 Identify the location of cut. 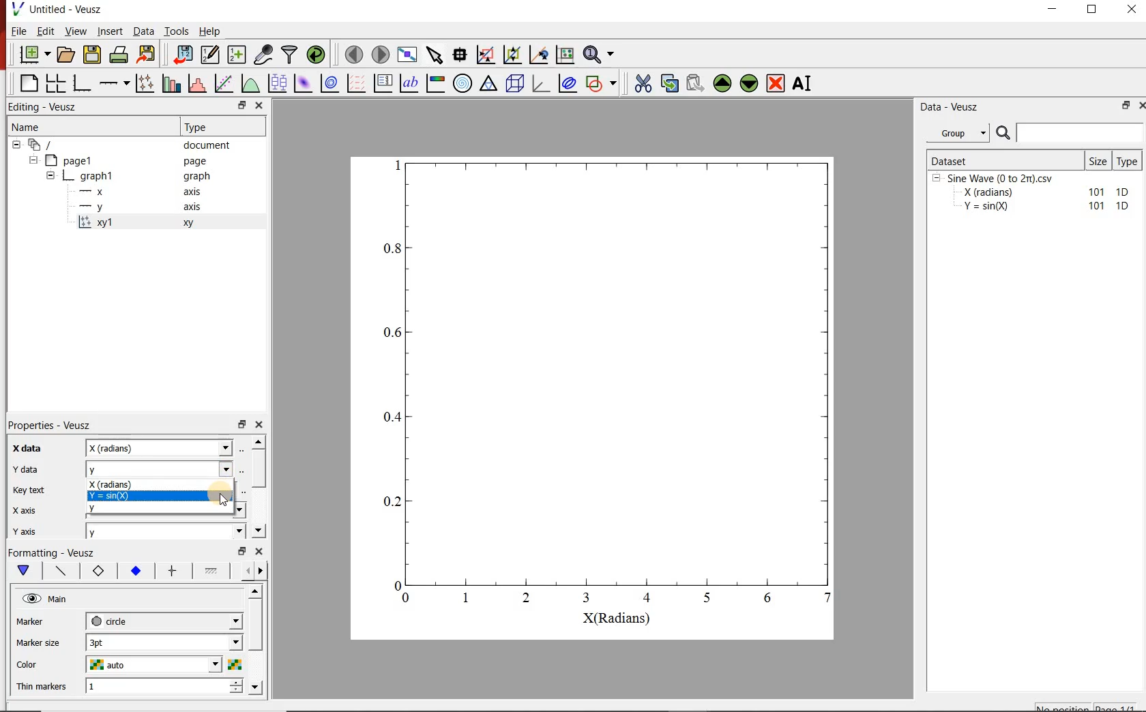
(643, 82).